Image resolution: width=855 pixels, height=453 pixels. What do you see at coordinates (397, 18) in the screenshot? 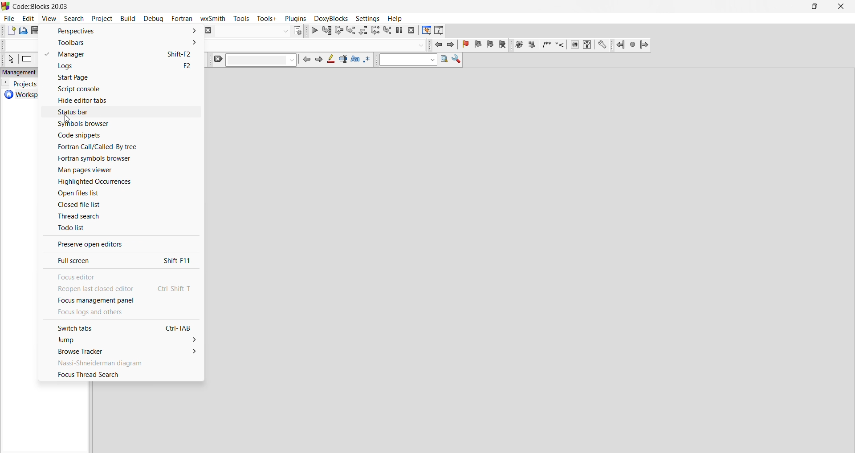
I see `help` at bounding box center [397, 18].